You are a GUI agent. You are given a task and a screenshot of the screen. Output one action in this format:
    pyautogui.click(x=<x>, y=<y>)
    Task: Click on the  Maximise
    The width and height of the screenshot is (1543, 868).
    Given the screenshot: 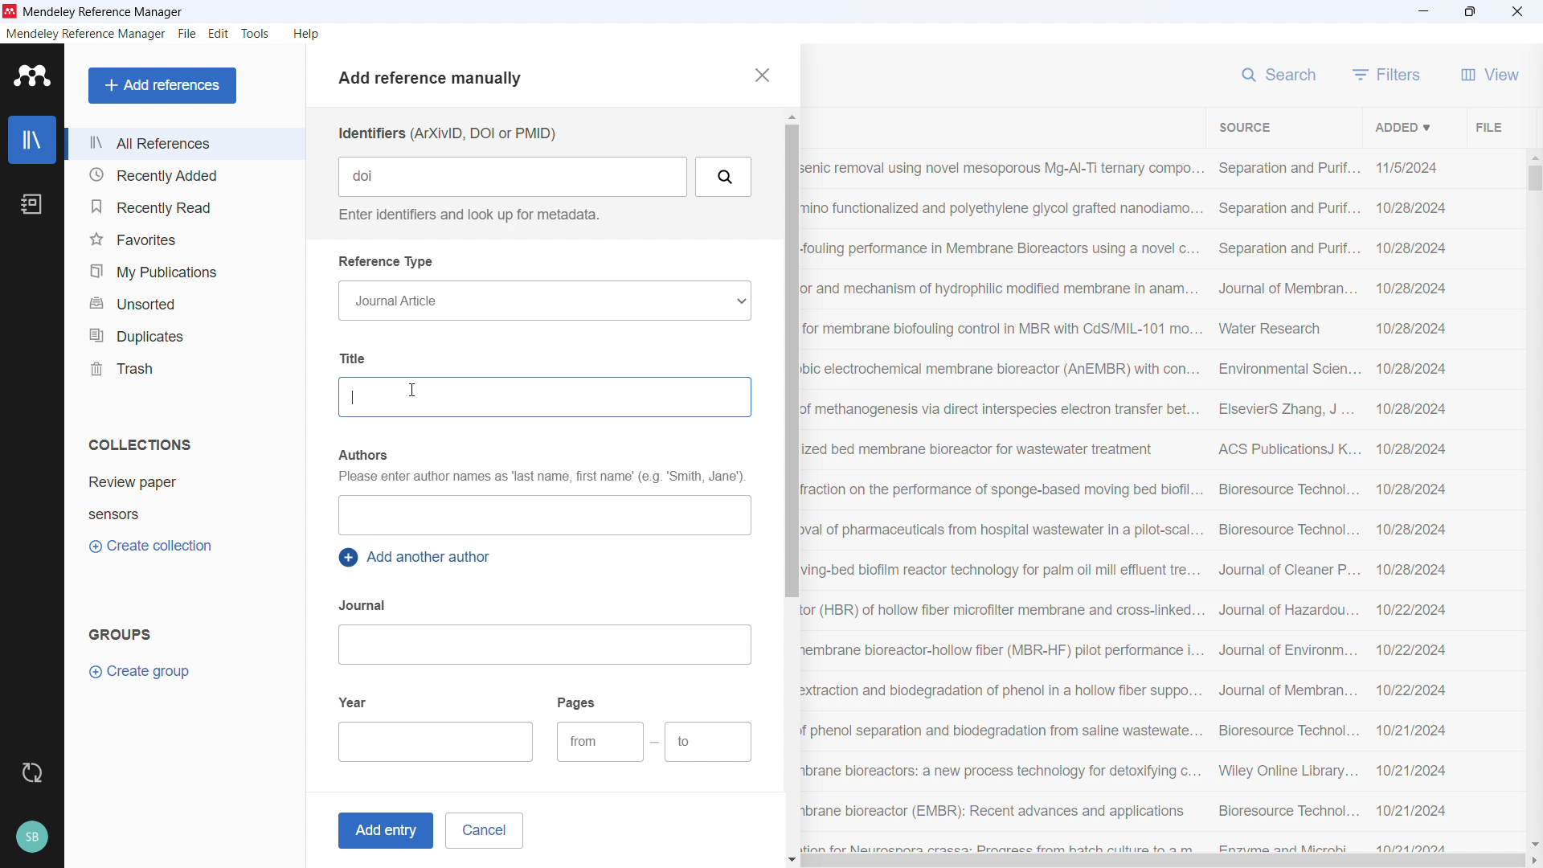 What is the action you would take?
    pyautogui.click(x=1471, y=12)
    